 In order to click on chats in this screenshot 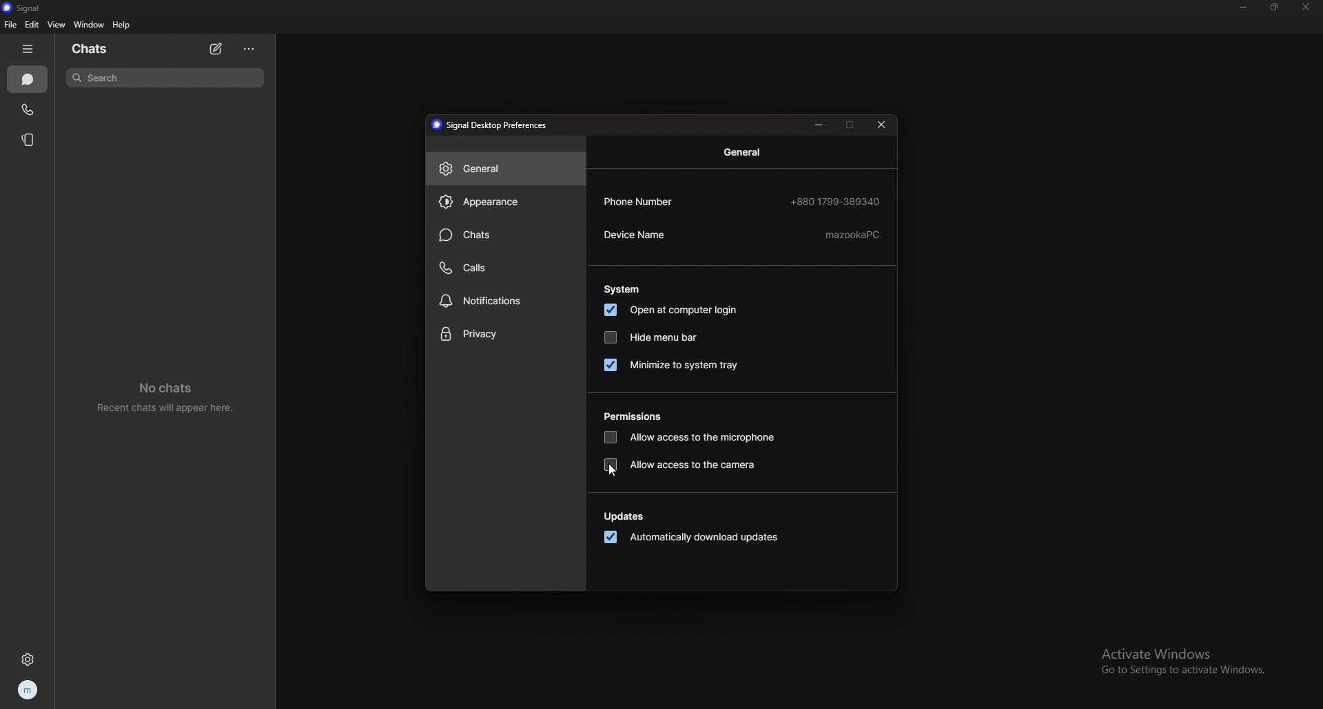, I will do `click(28, 80)`.